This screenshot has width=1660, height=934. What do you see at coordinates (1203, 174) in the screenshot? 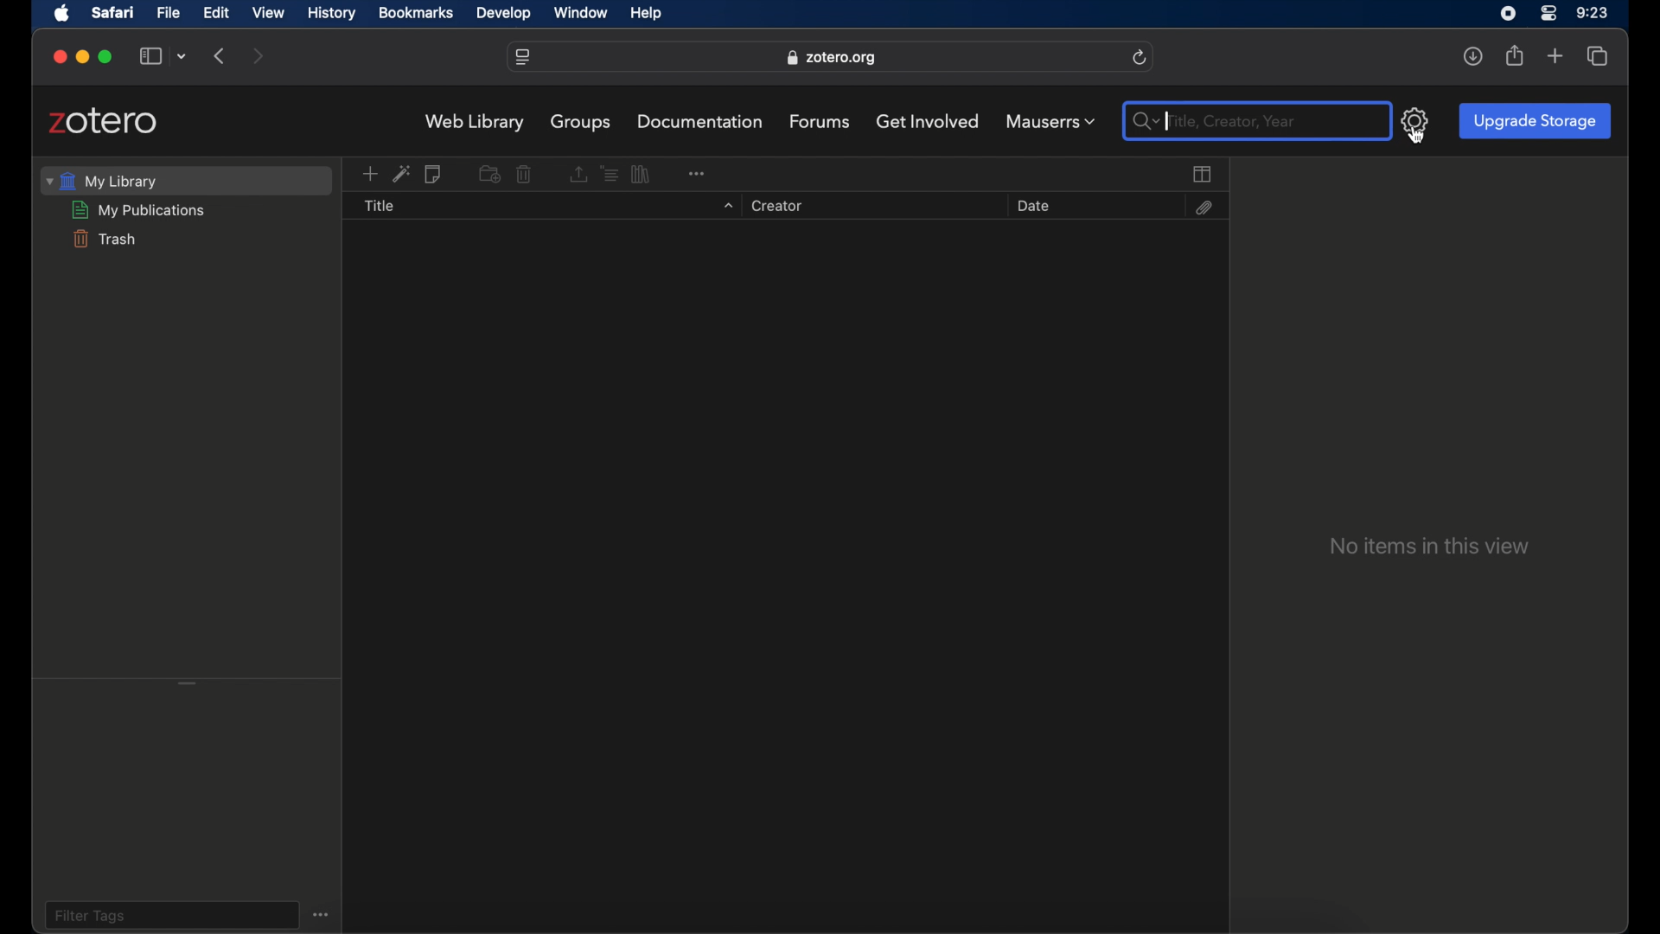
I see `column selector` at bounding box center [1203, 174].